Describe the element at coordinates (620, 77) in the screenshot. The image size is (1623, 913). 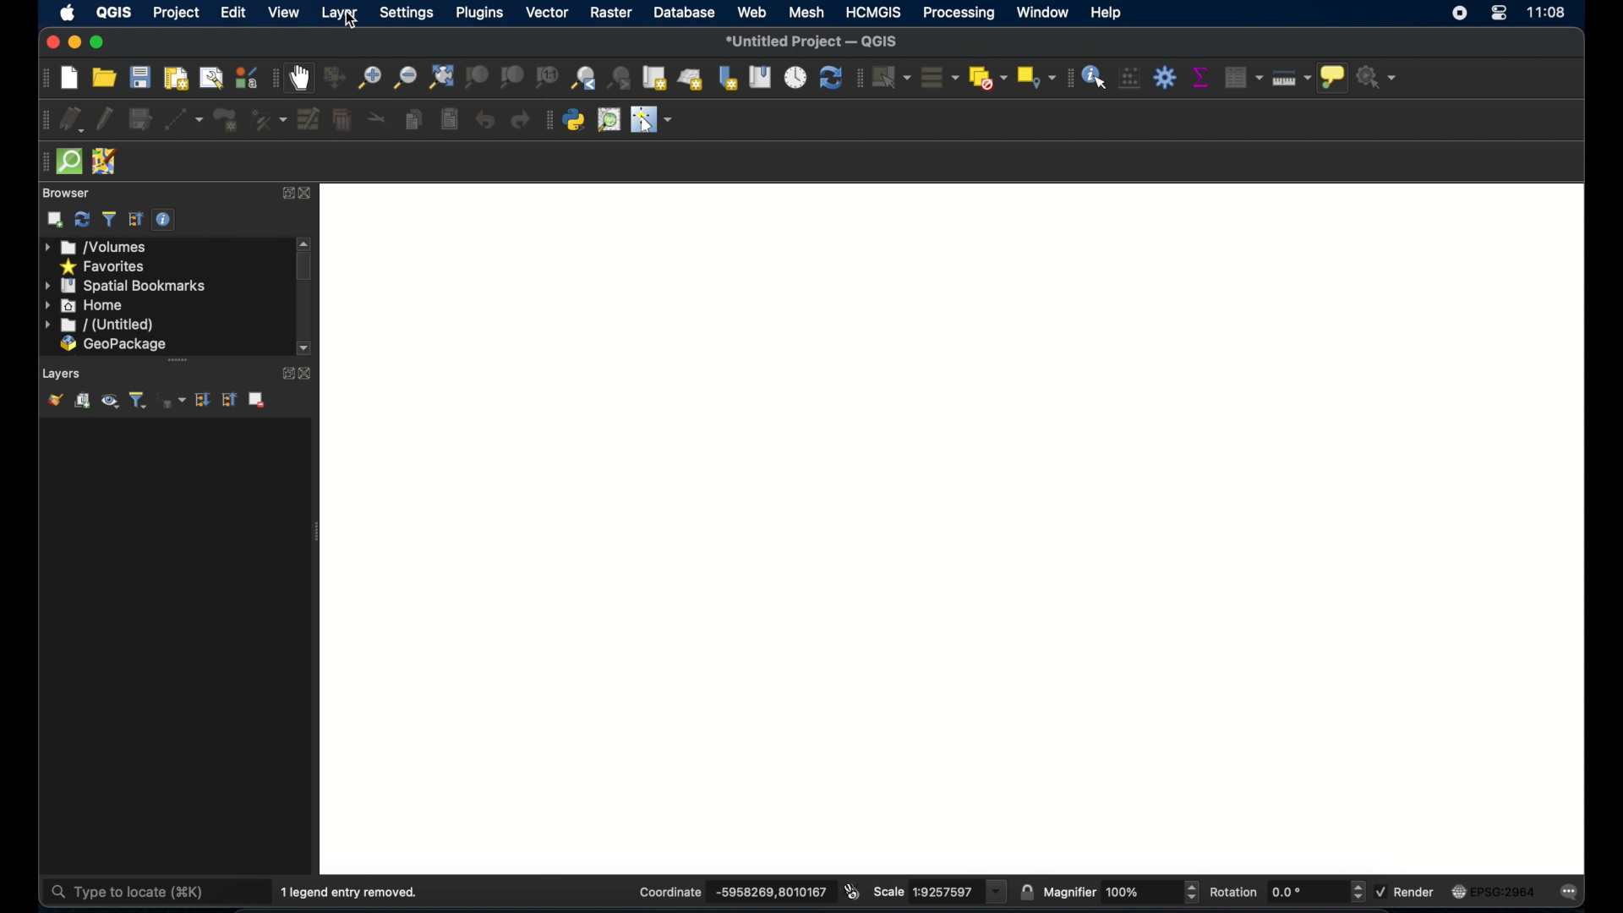
I see `zoom next` at that location.